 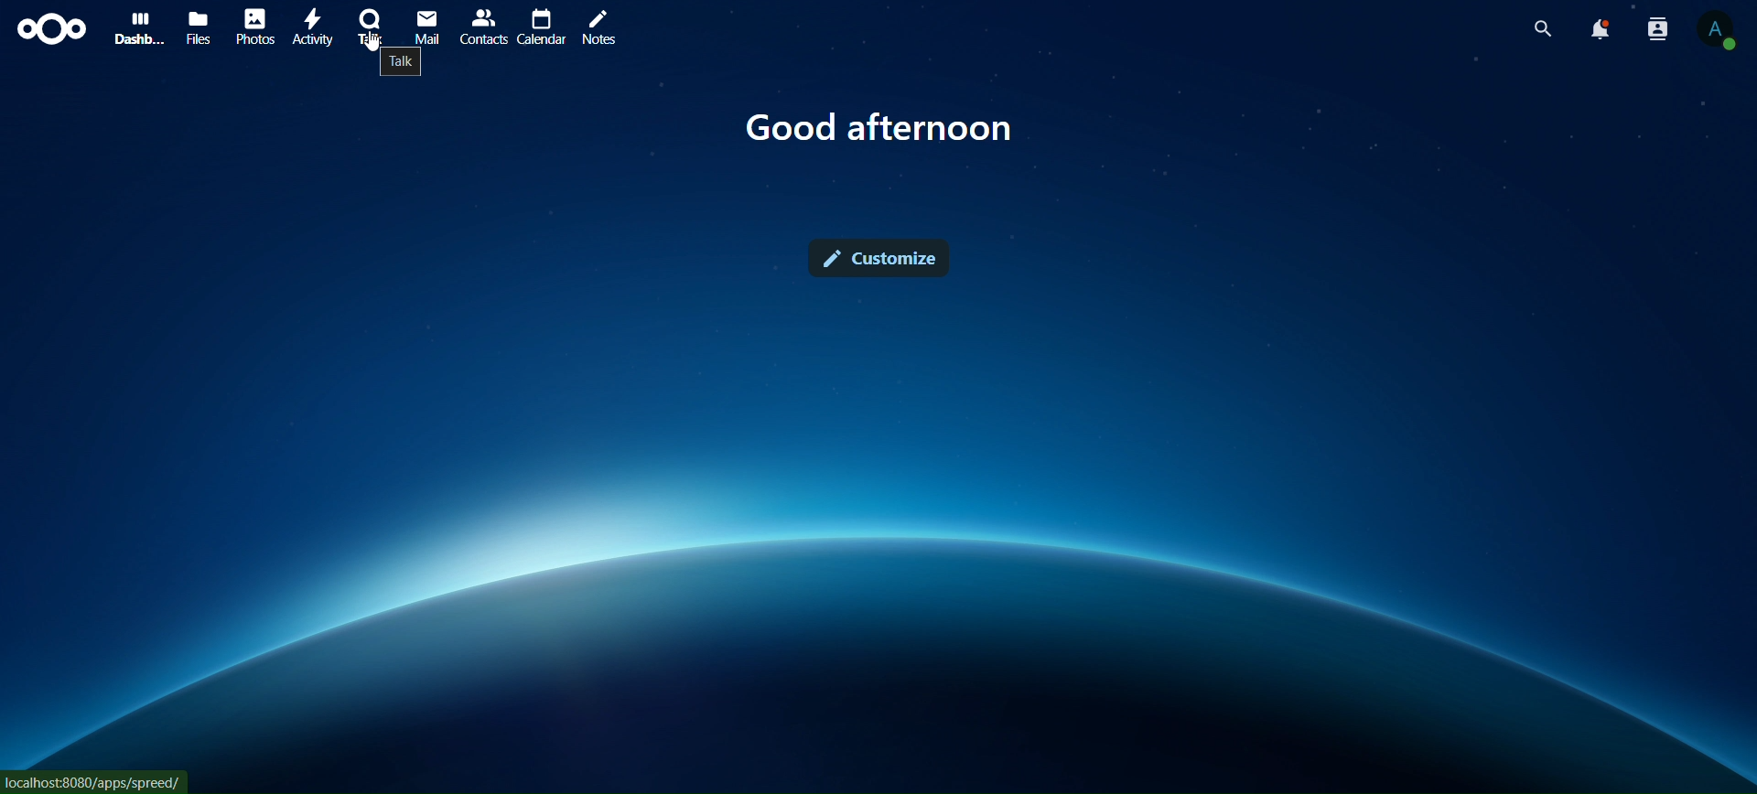 I want to click on calendar, so click(x=544, y=25).